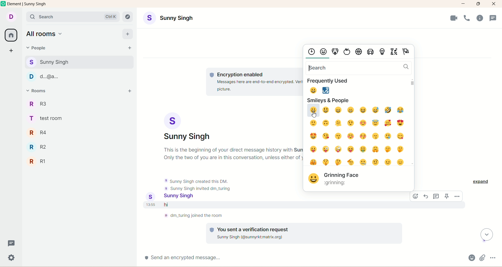  What do you see at coordinates (493, 18) in the screenshot?
I see `threads` at bounding box center [493, 18].